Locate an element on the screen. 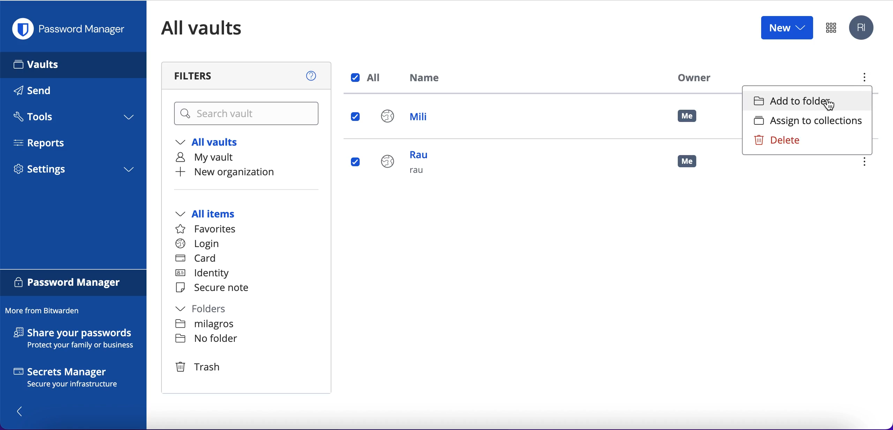 This screenshot has height=430, width=893. password manager is located at coordinates (74, 284).